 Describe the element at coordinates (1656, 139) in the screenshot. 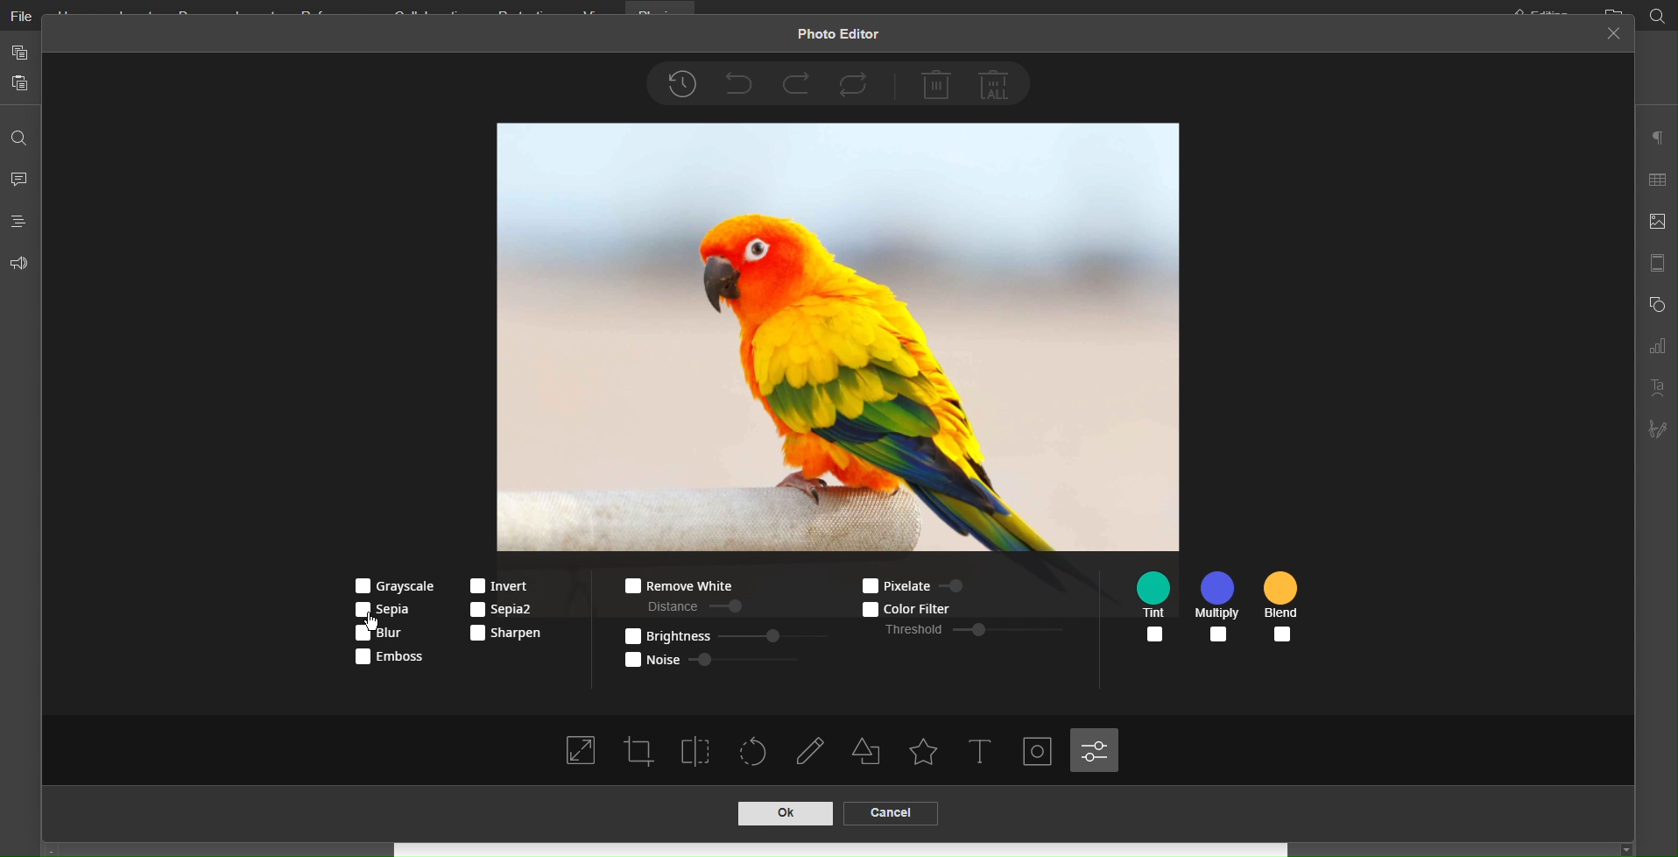

I see `Paragraph Settings` at that location.